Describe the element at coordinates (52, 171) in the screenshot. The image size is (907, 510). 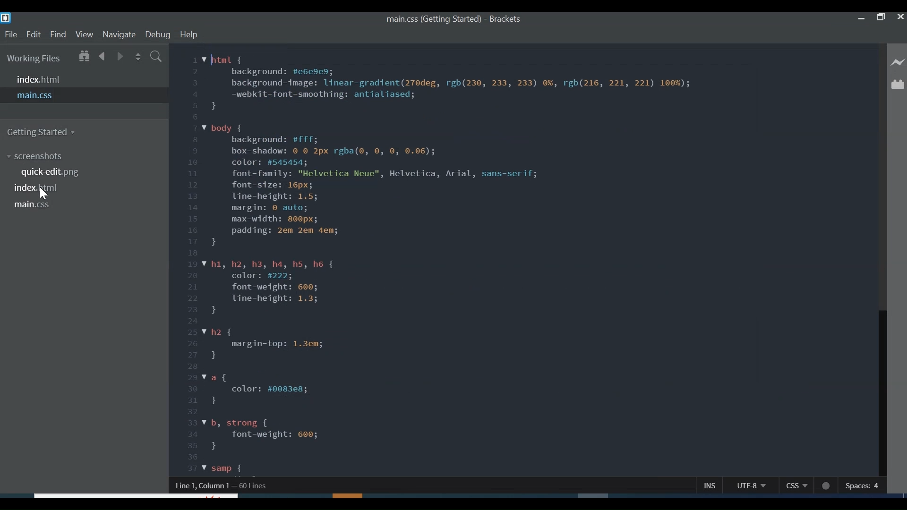
I see `quick-edit.png file` at that location.